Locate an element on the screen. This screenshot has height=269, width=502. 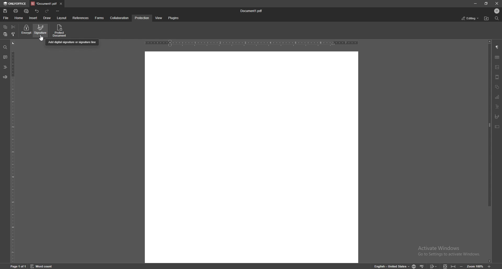
locate file is located at coordinates (486, 19).